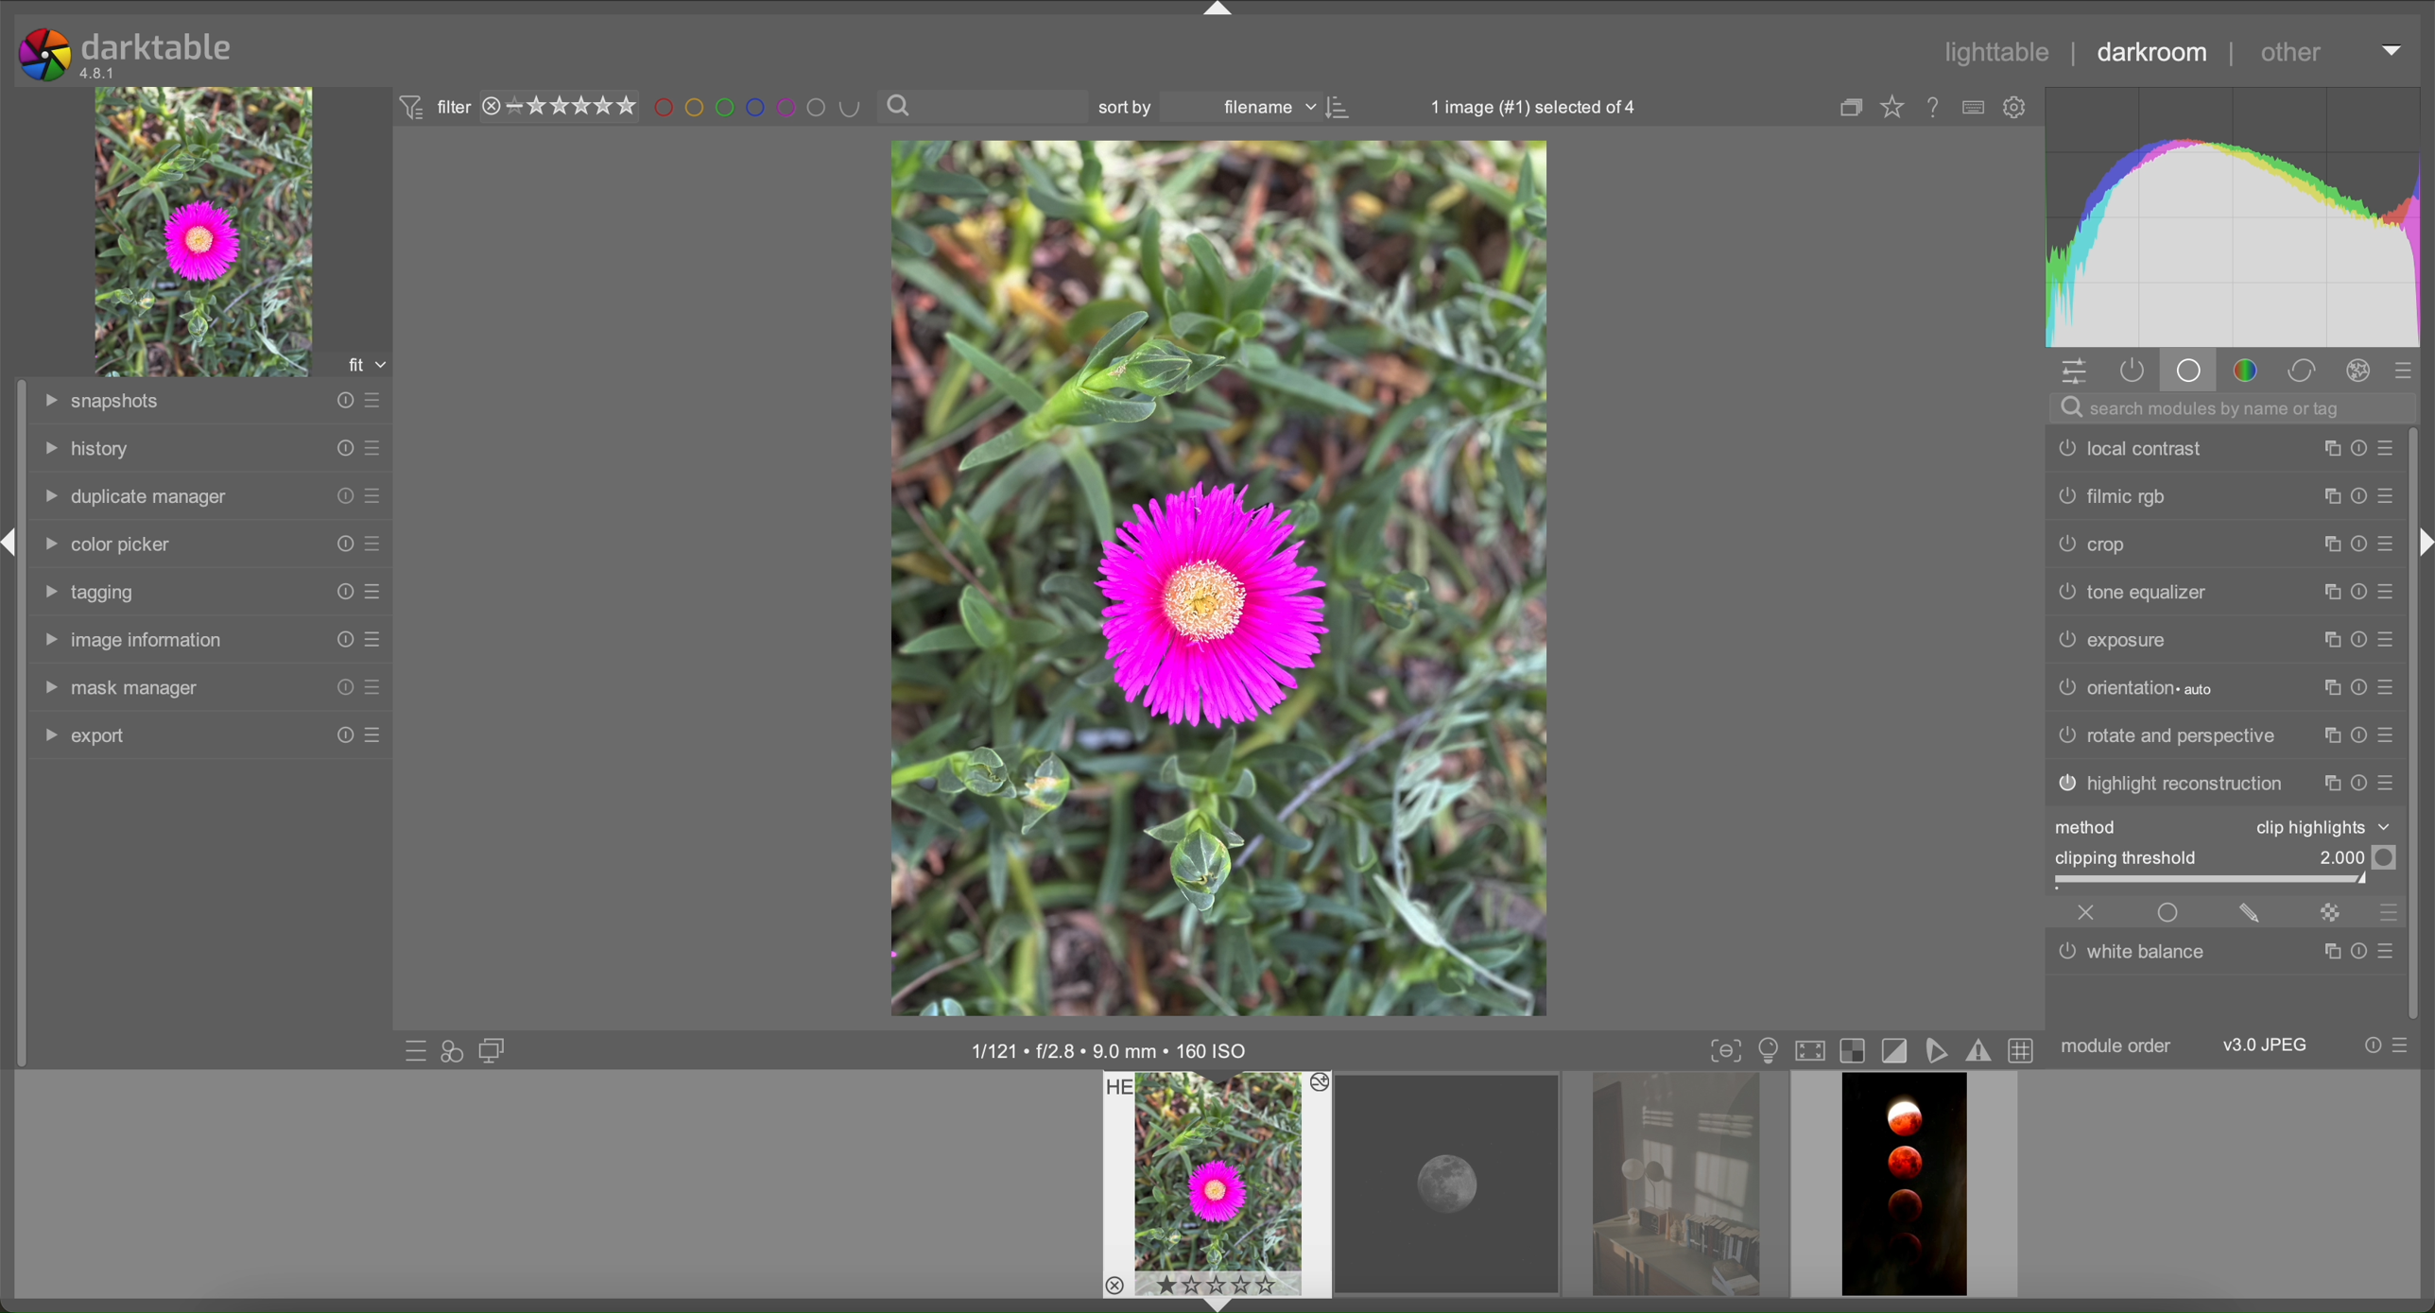  I want to click on clipping threshold, so click(2127, 856).